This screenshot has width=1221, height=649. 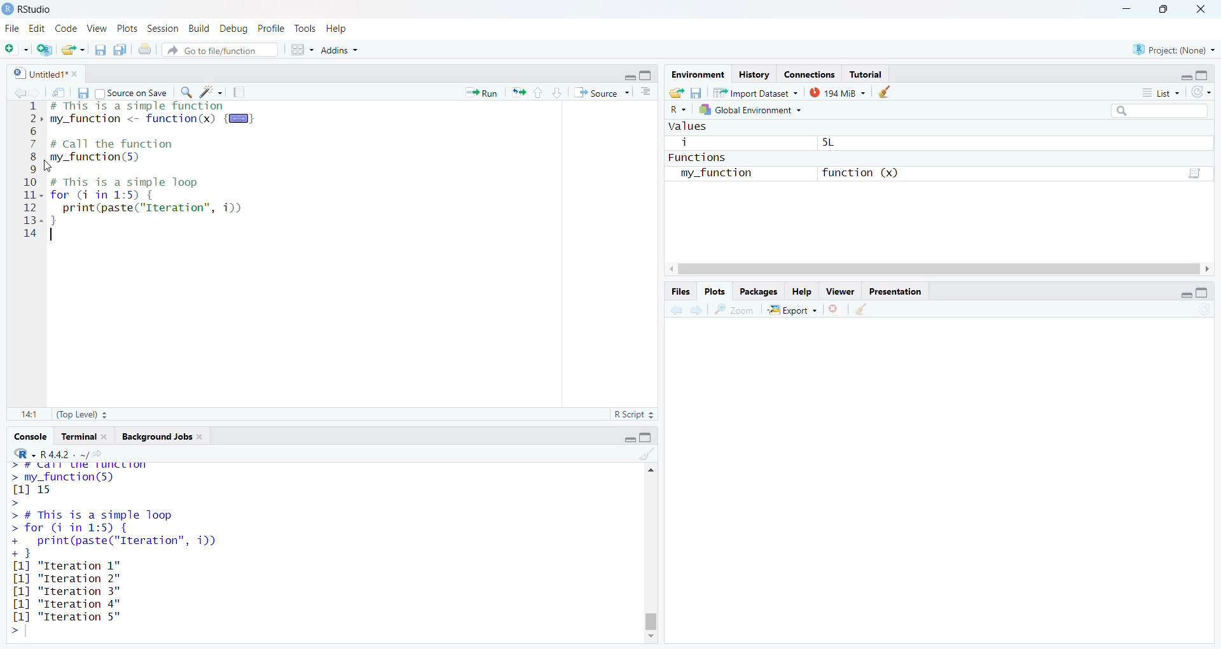 What do you see at coordinates (673, 311) in the screenshot?
I see `previous plot` at bounding box center [673, 311].